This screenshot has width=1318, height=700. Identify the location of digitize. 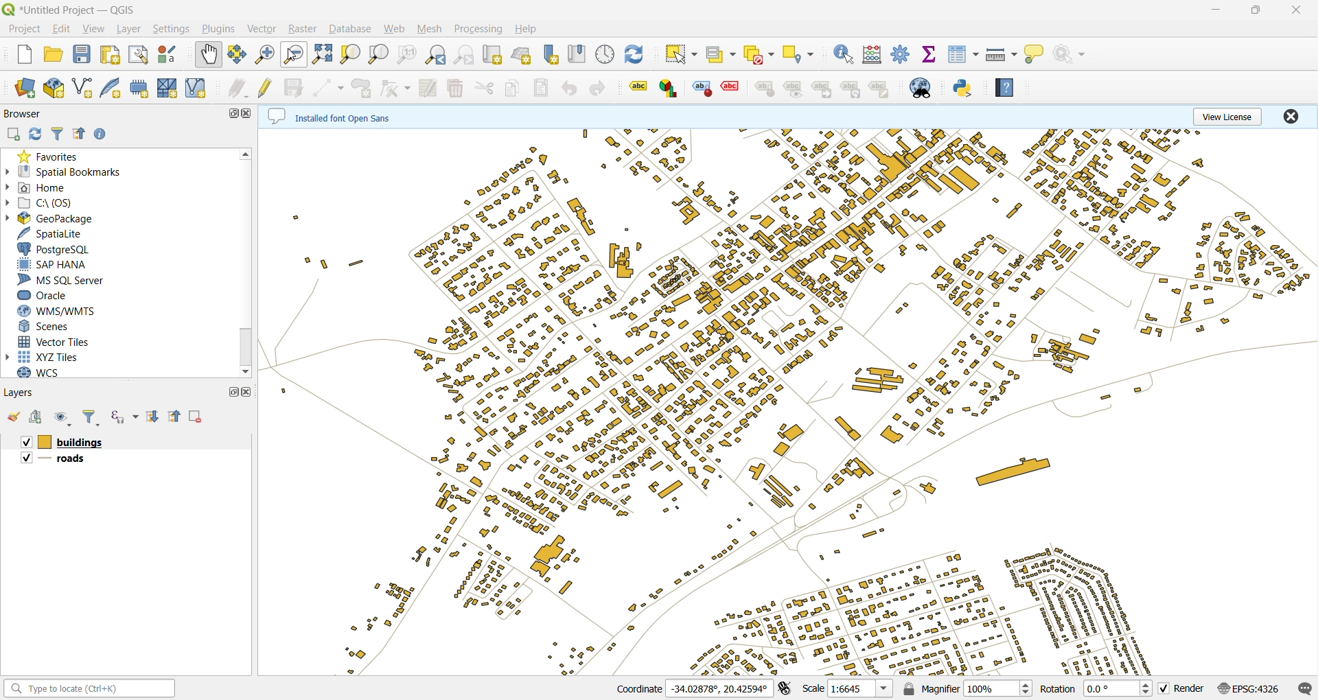
(330, 88).